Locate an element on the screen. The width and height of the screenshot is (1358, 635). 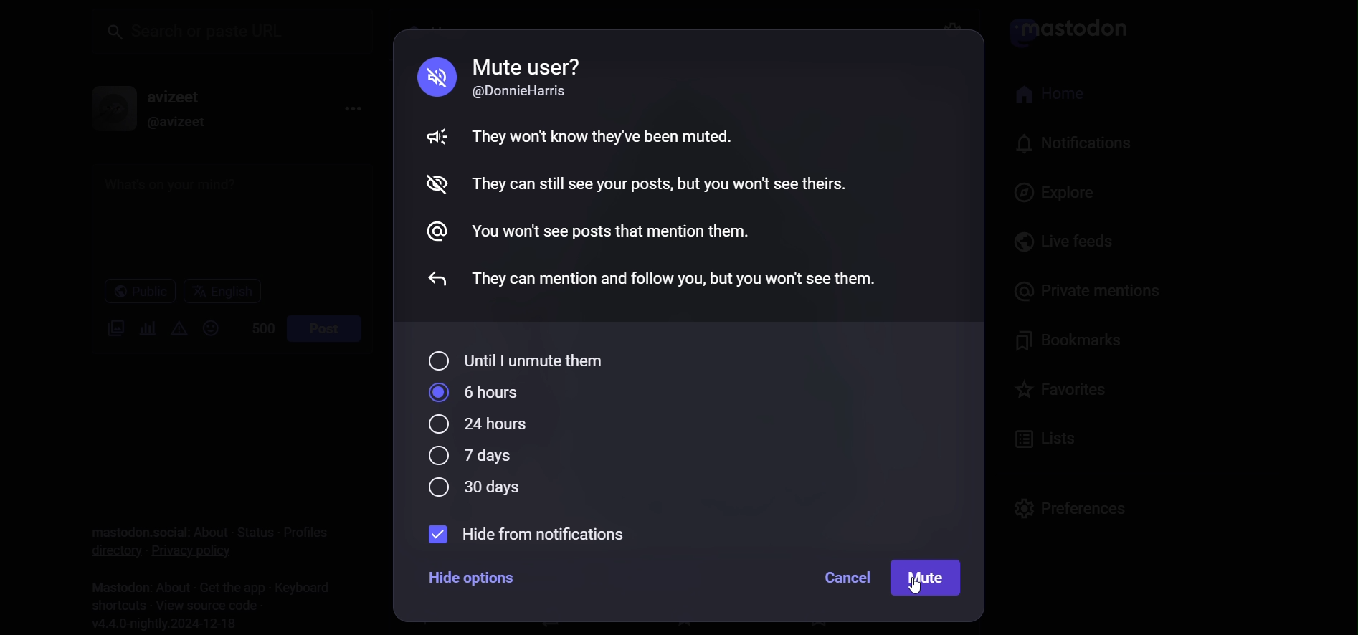
6 hours selected is located at coordinates (481, 393).